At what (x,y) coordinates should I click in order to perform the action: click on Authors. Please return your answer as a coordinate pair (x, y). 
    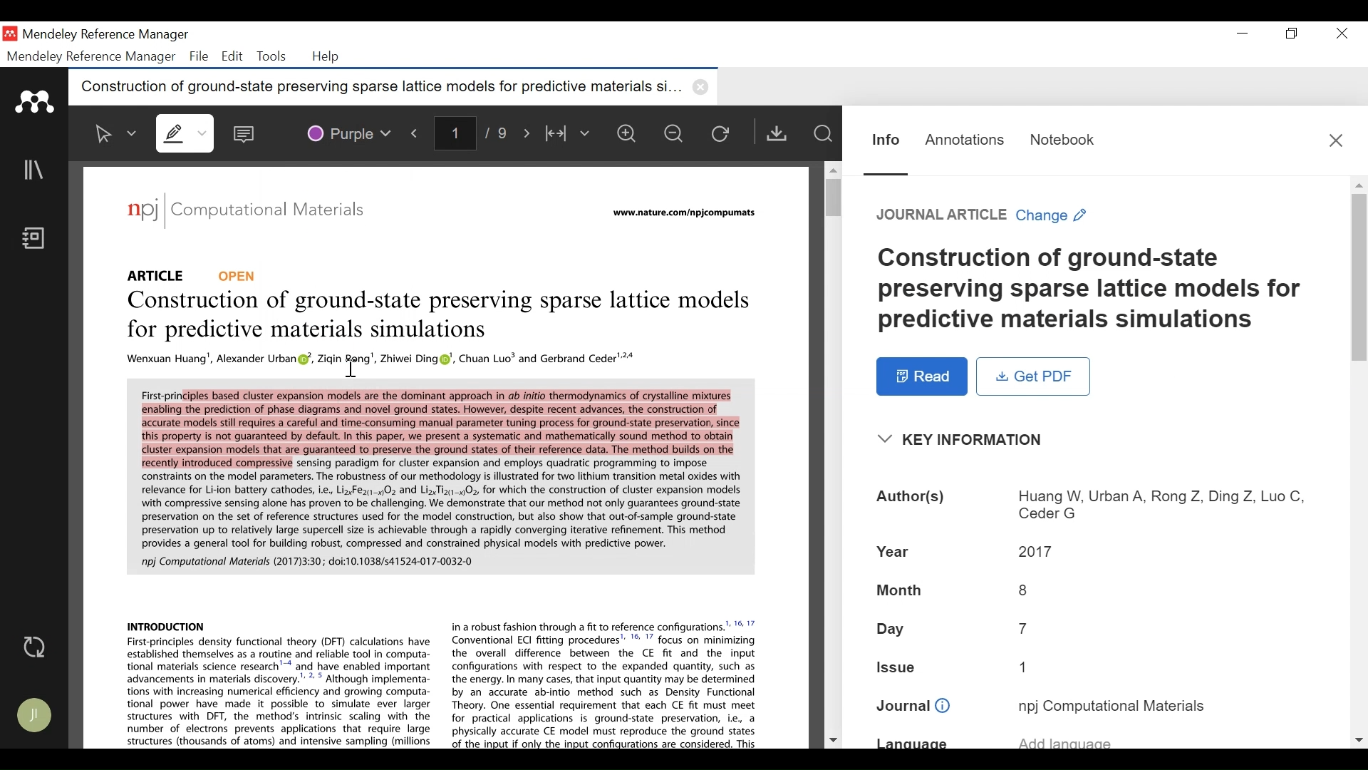
    Looking at the image, I should click on (377, 359).